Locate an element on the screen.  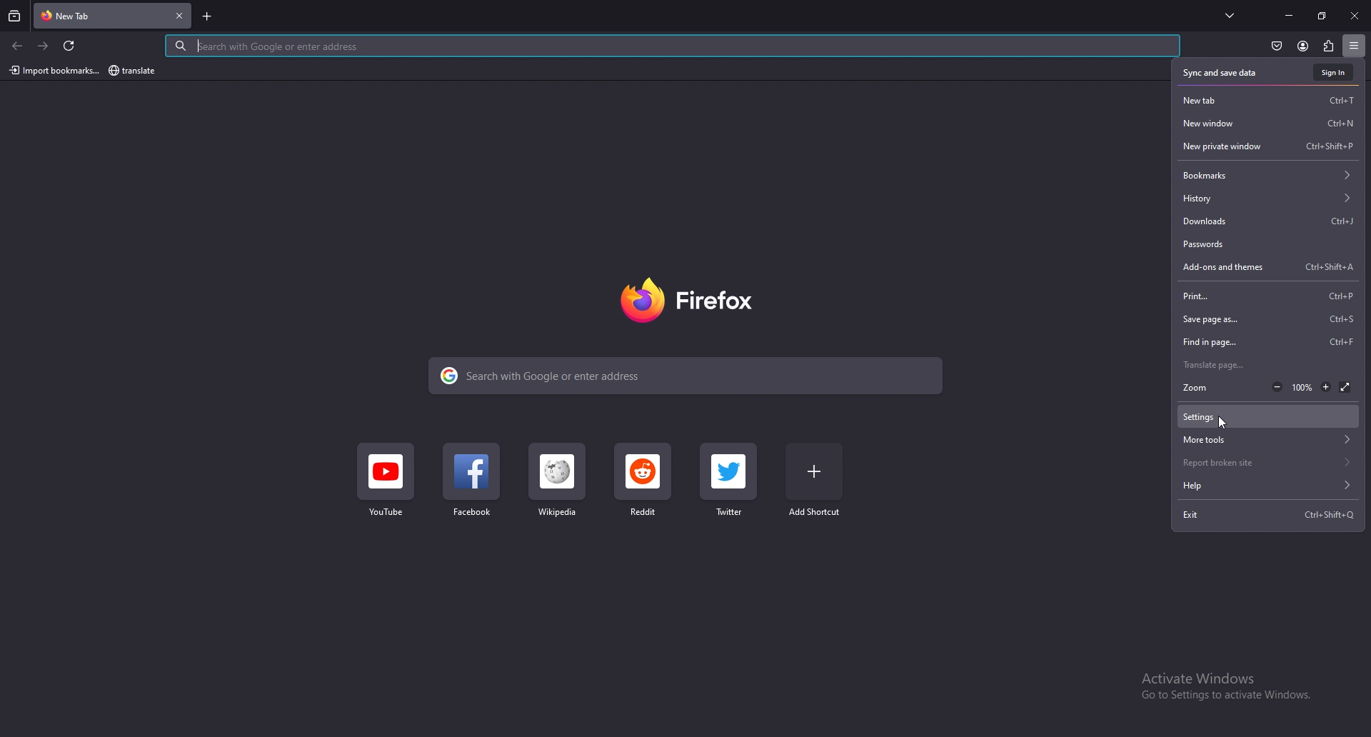
add ons and themes is located at coordinates (1271, 267).